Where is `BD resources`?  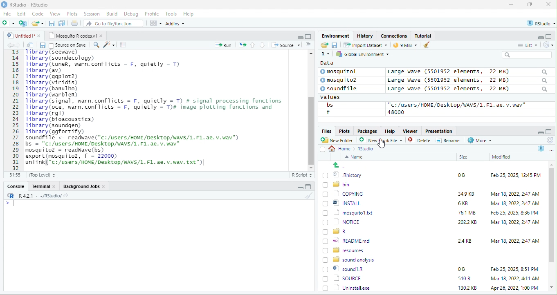 BD resources is located at coordinates (345, 249).